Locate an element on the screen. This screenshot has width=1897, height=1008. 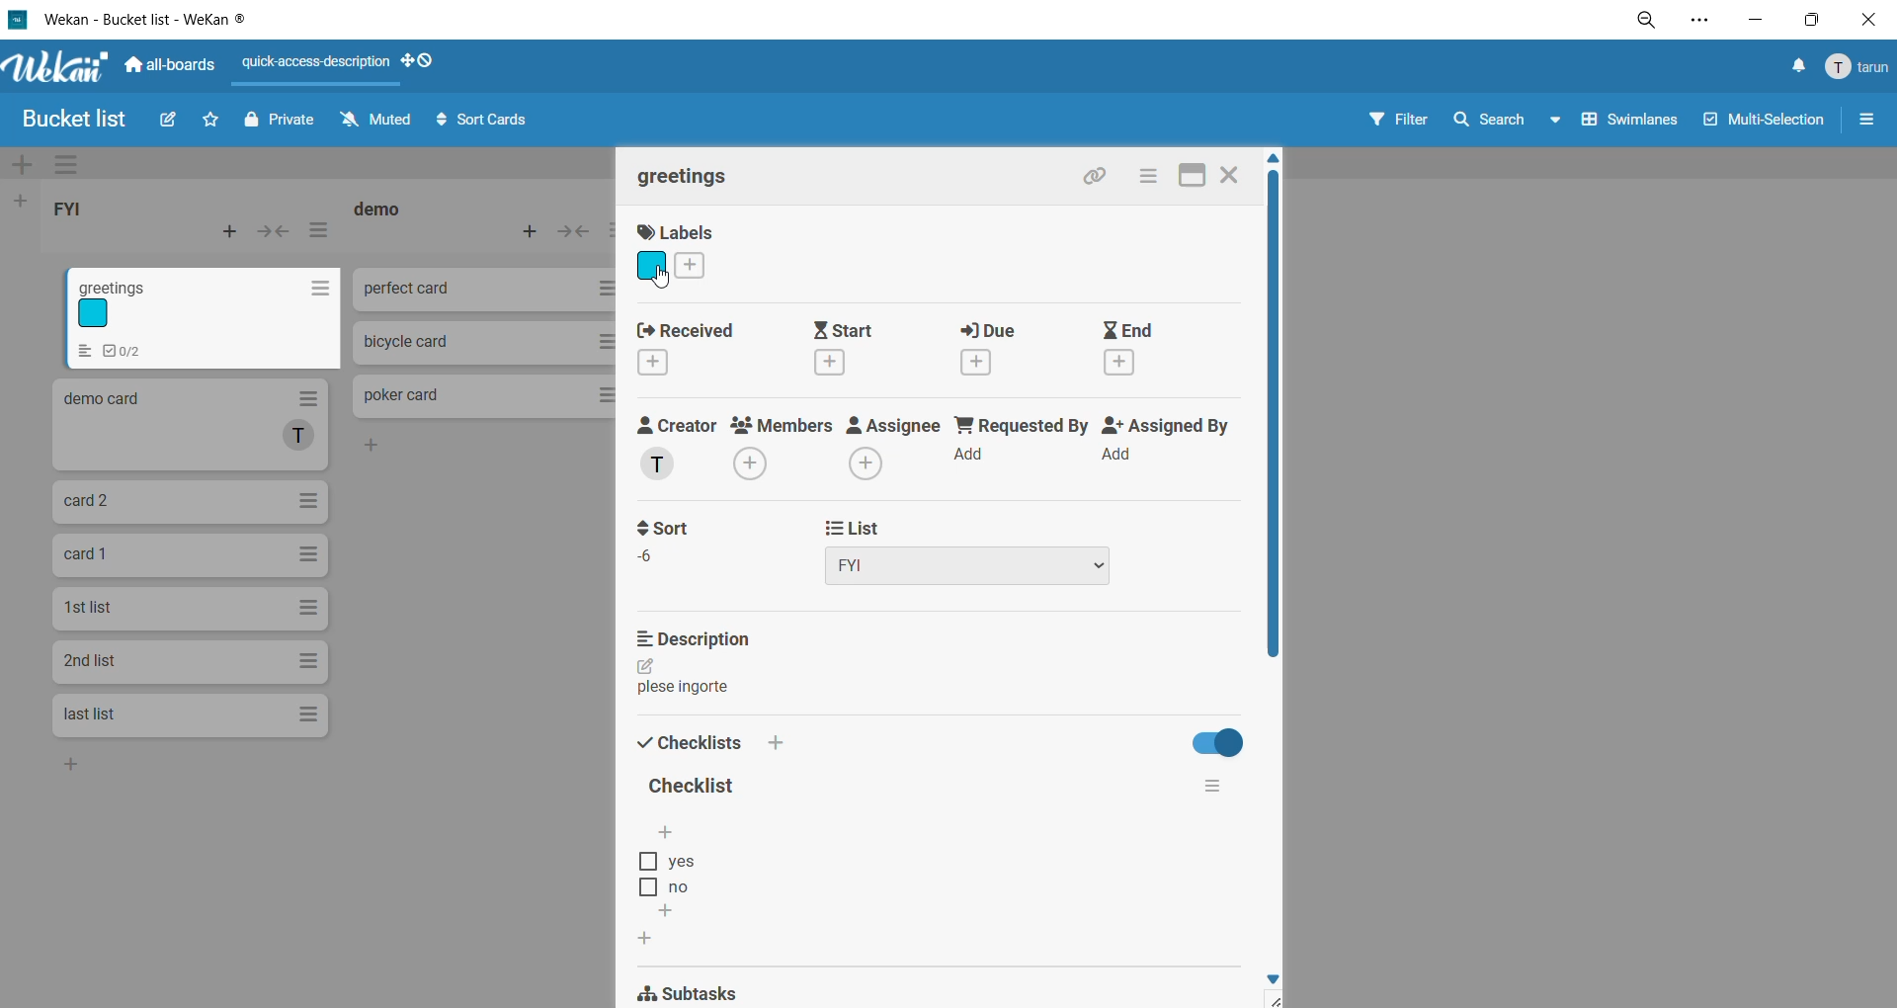
cursor is located at coordinates (661, 278).